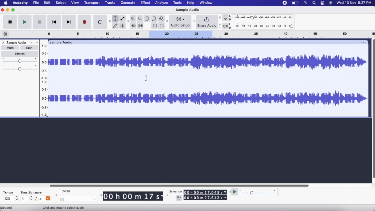 This screenshot has height=211, width=375. What do you see at coordinates (39, 23) in the screenshot?
I see `Stop` at bounding box center [39, 23].